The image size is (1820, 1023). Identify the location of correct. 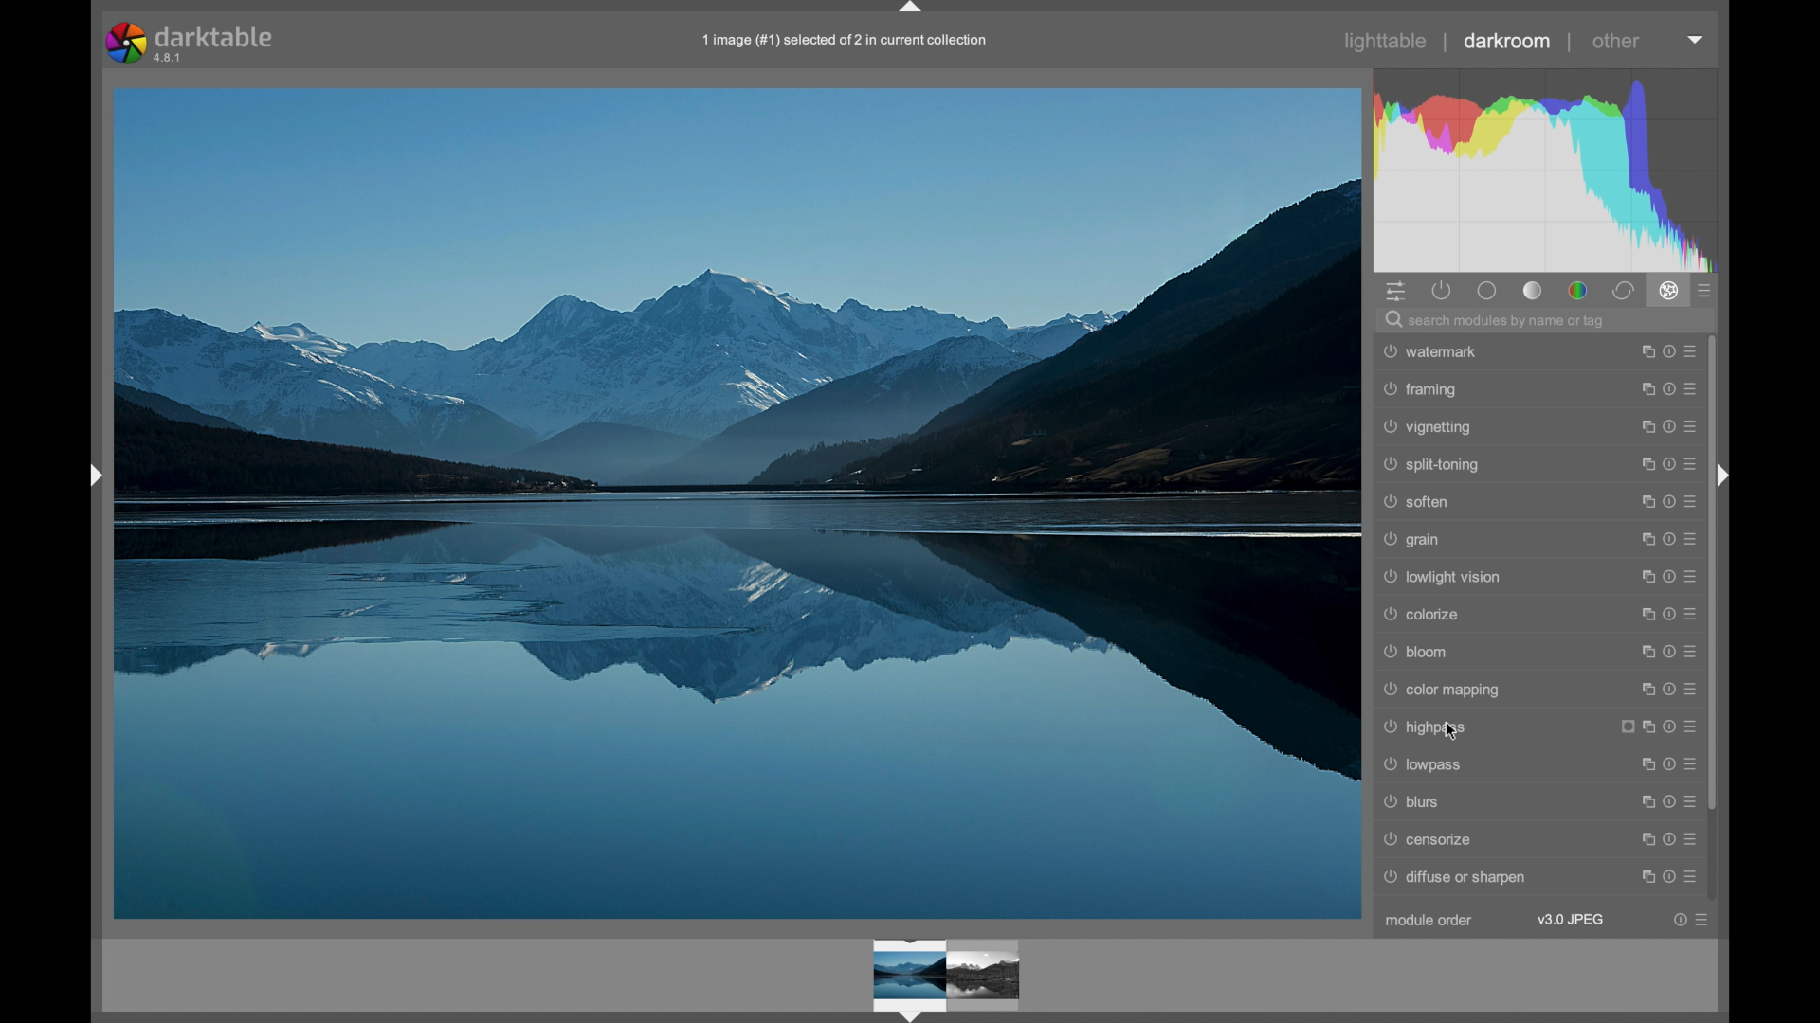
(1623, 292).